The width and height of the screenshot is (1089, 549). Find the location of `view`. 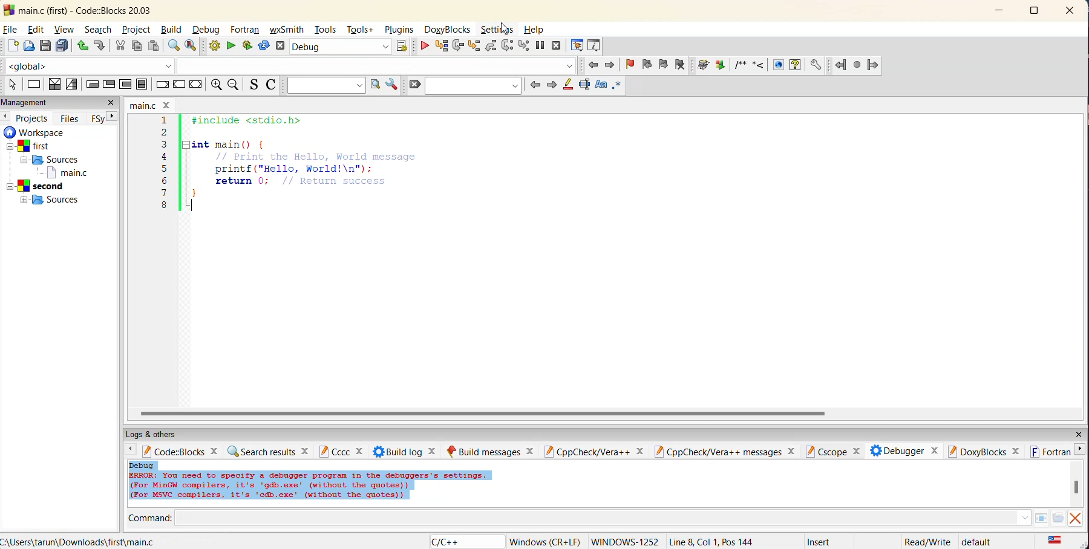

view is located at coordinates (64, 28).